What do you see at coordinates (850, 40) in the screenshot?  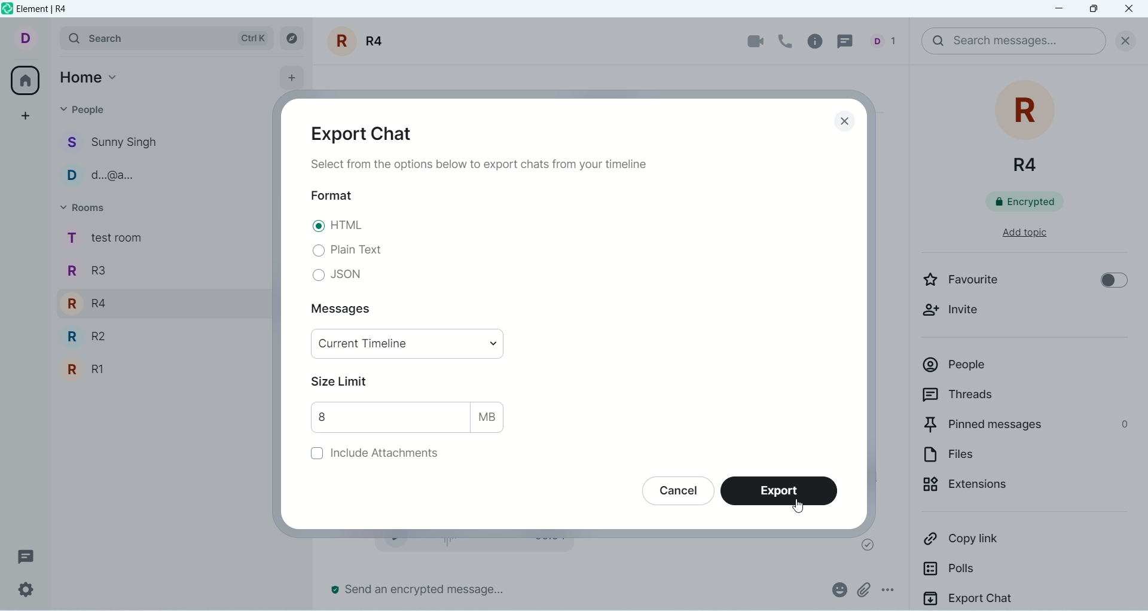 I see `threads` at bounding box center [850, 40].